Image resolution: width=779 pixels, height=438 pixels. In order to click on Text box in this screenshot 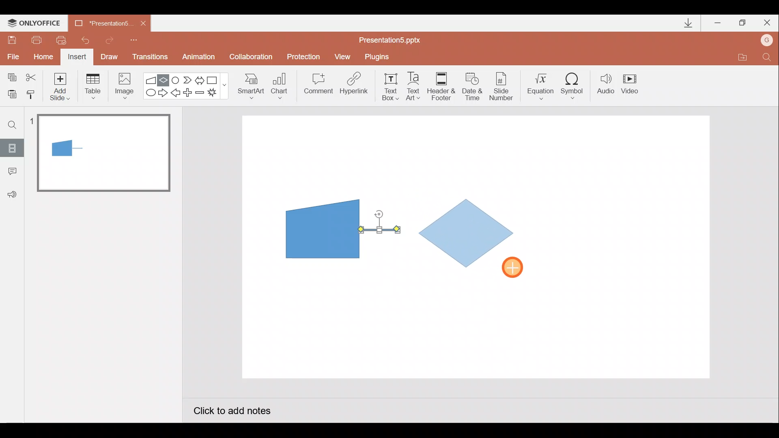, I will do `click(388, 86)`.